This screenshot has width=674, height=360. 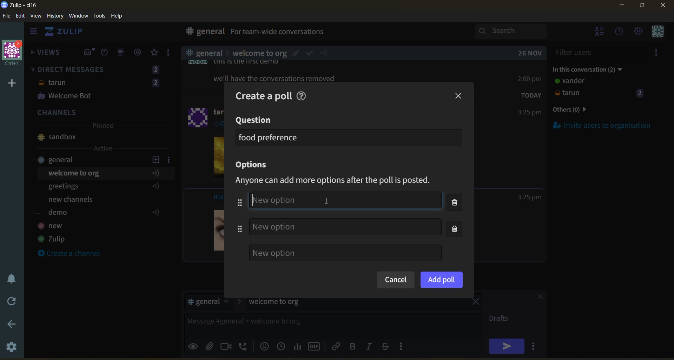 What do you see at coordinates (388, 346) in the screenshot?
I see `strikethrough` at bounding box center [388, 346].